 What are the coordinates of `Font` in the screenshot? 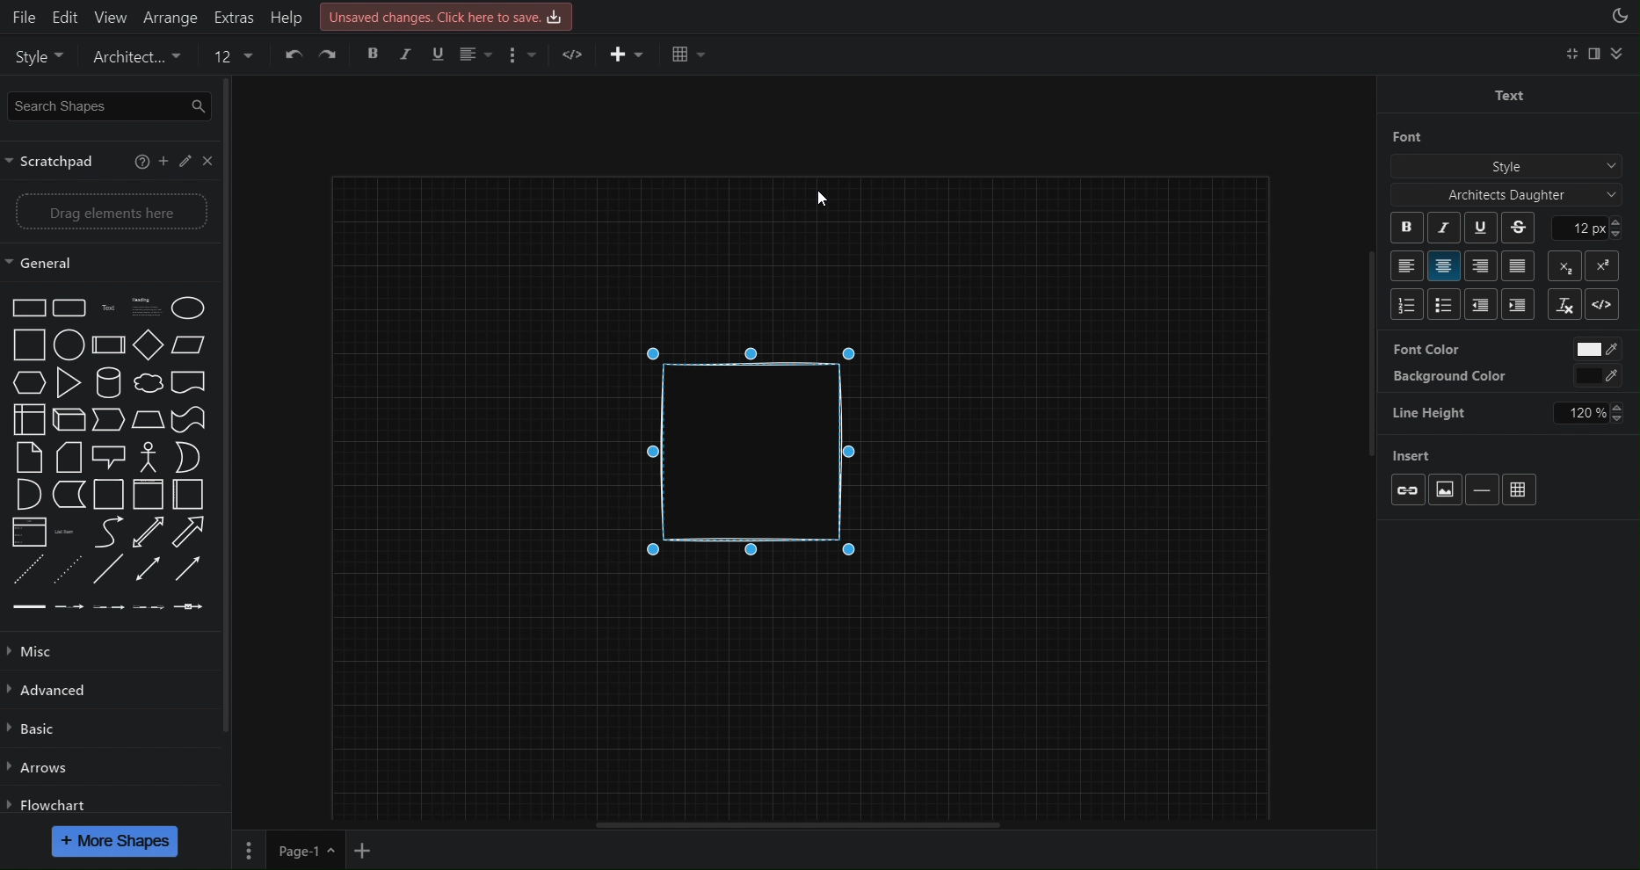 It's located at (1400, 136).